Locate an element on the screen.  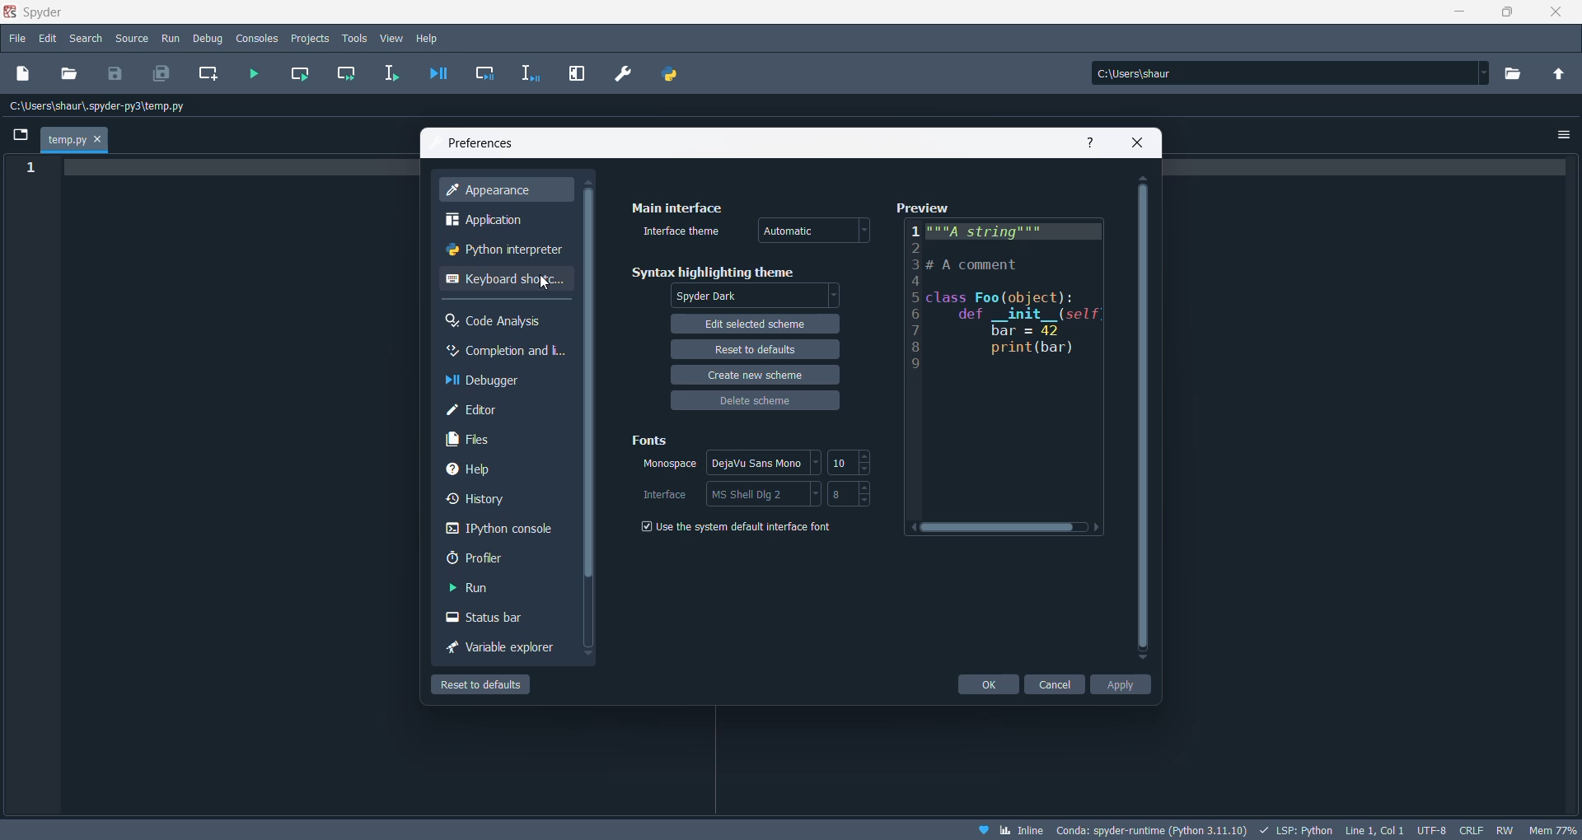
file tab is located at coordinates (76, 140).